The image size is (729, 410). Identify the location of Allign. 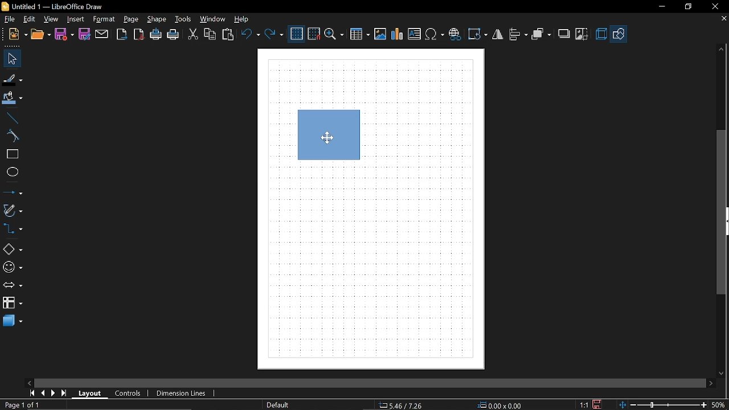
(518, 35).